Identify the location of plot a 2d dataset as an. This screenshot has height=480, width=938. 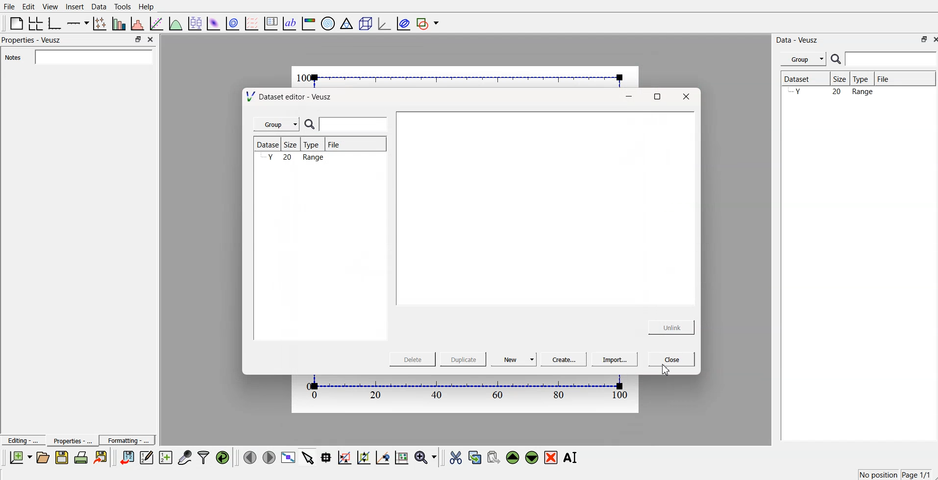
(213, 23).